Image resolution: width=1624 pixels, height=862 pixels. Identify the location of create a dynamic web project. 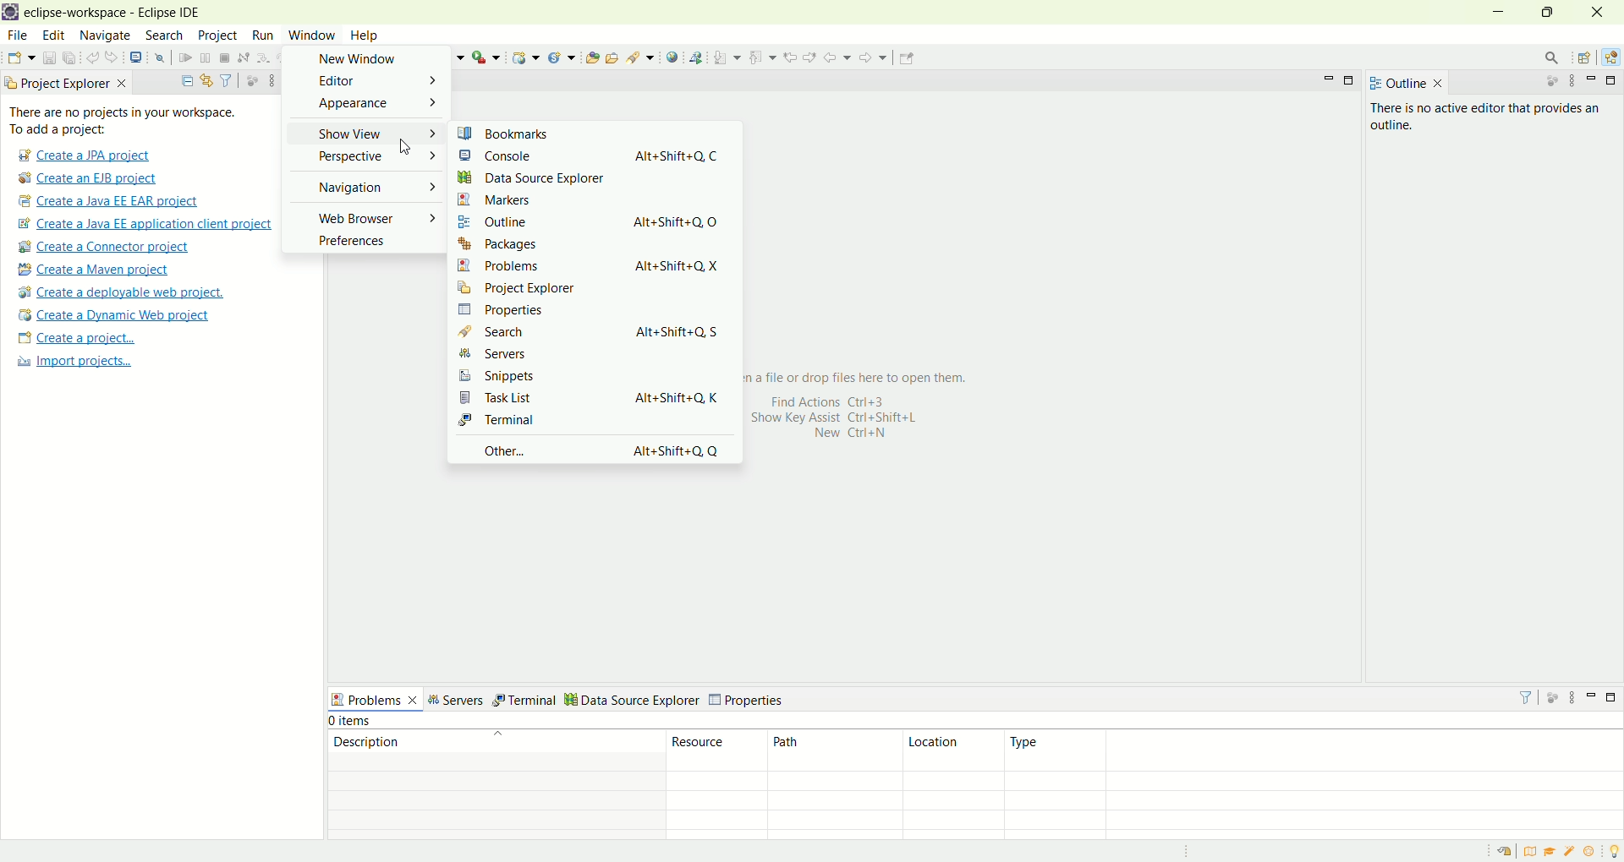
(525, 57).